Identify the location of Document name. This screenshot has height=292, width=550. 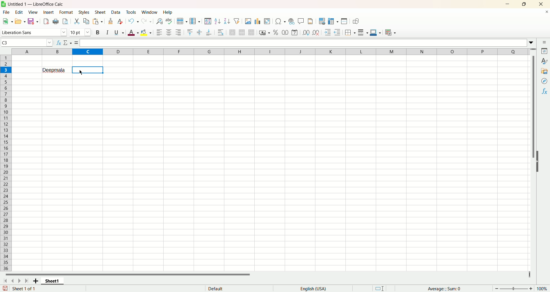
(38, 3).